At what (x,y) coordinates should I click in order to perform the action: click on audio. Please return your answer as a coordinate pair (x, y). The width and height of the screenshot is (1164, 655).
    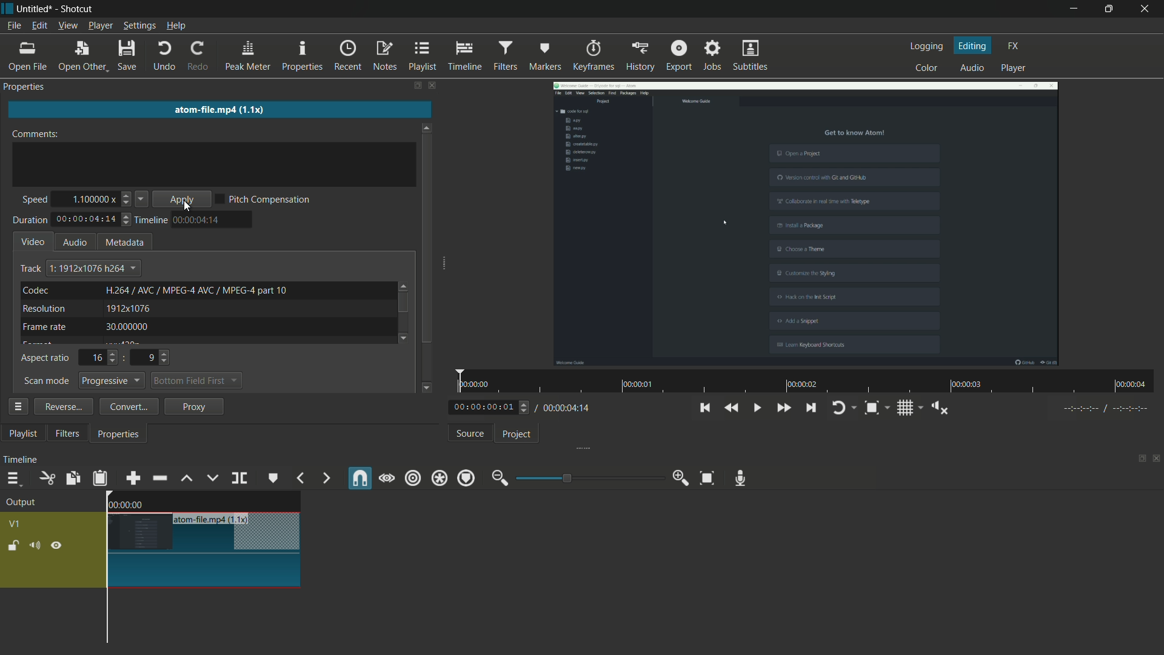
    Looking at the image, I should click on (974, 67).